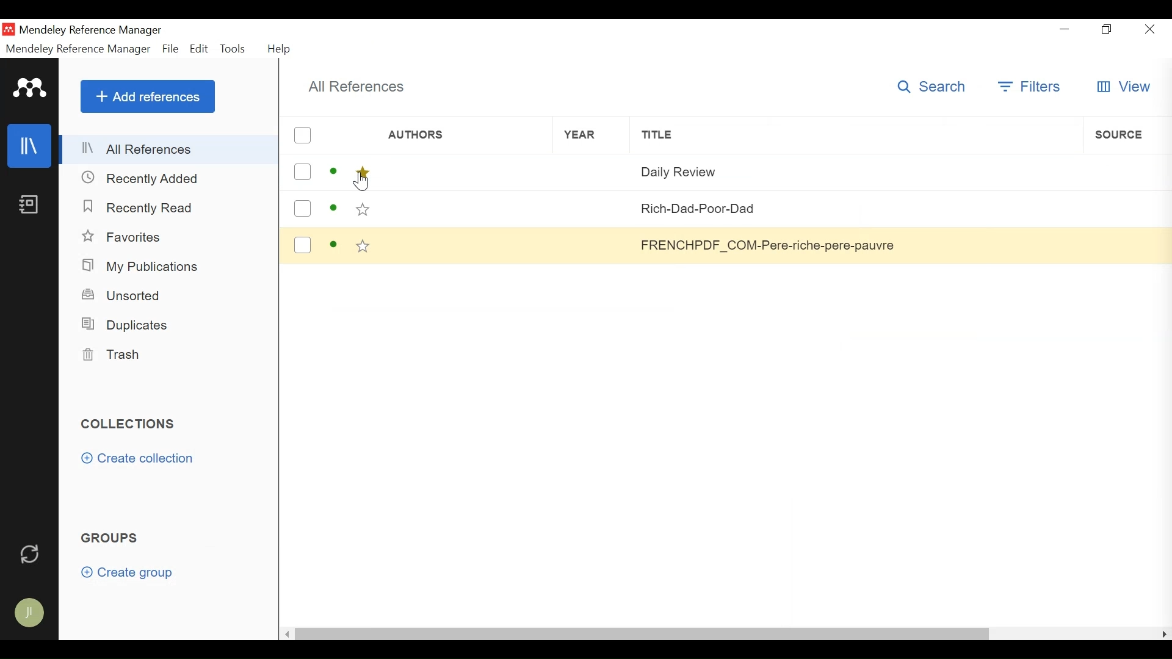  Describe the element at coordinates (1126, 135) in the screenshot. I see `Source` at that location.